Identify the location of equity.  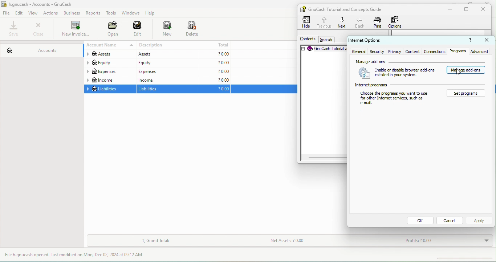
(109, 63).